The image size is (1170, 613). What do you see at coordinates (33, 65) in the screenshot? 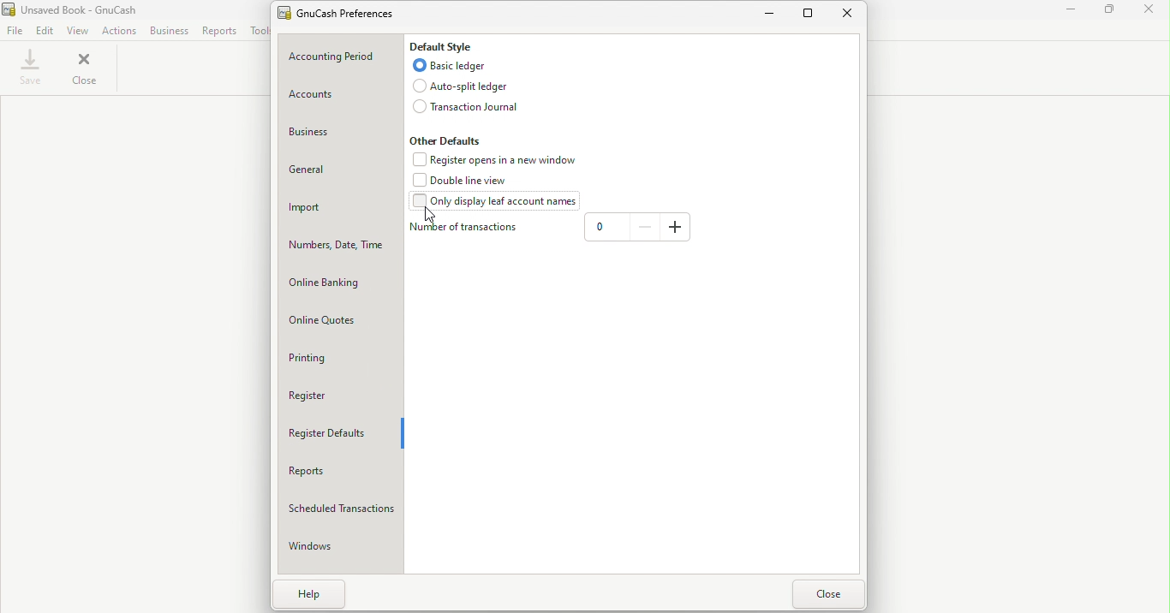
I see `Save` at bounding box center [33, 65].